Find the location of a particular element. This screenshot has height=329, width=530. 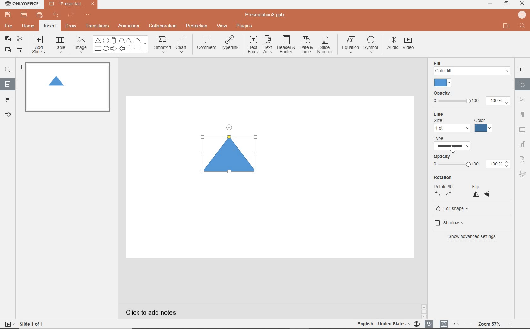

TABLE SETTINGS is located at coordinates (522, 130).